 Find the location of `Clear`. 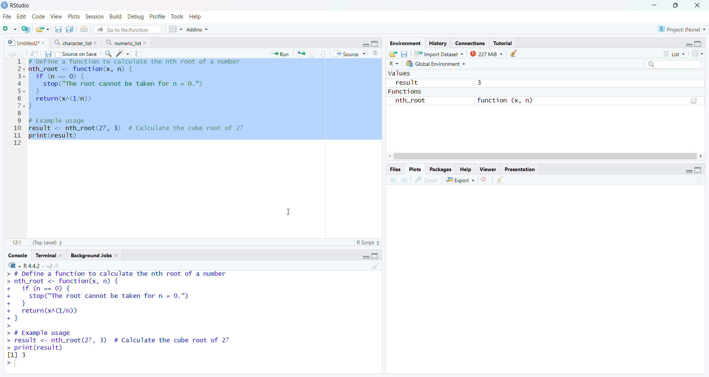

Clear is located at coordinates (501, 180).